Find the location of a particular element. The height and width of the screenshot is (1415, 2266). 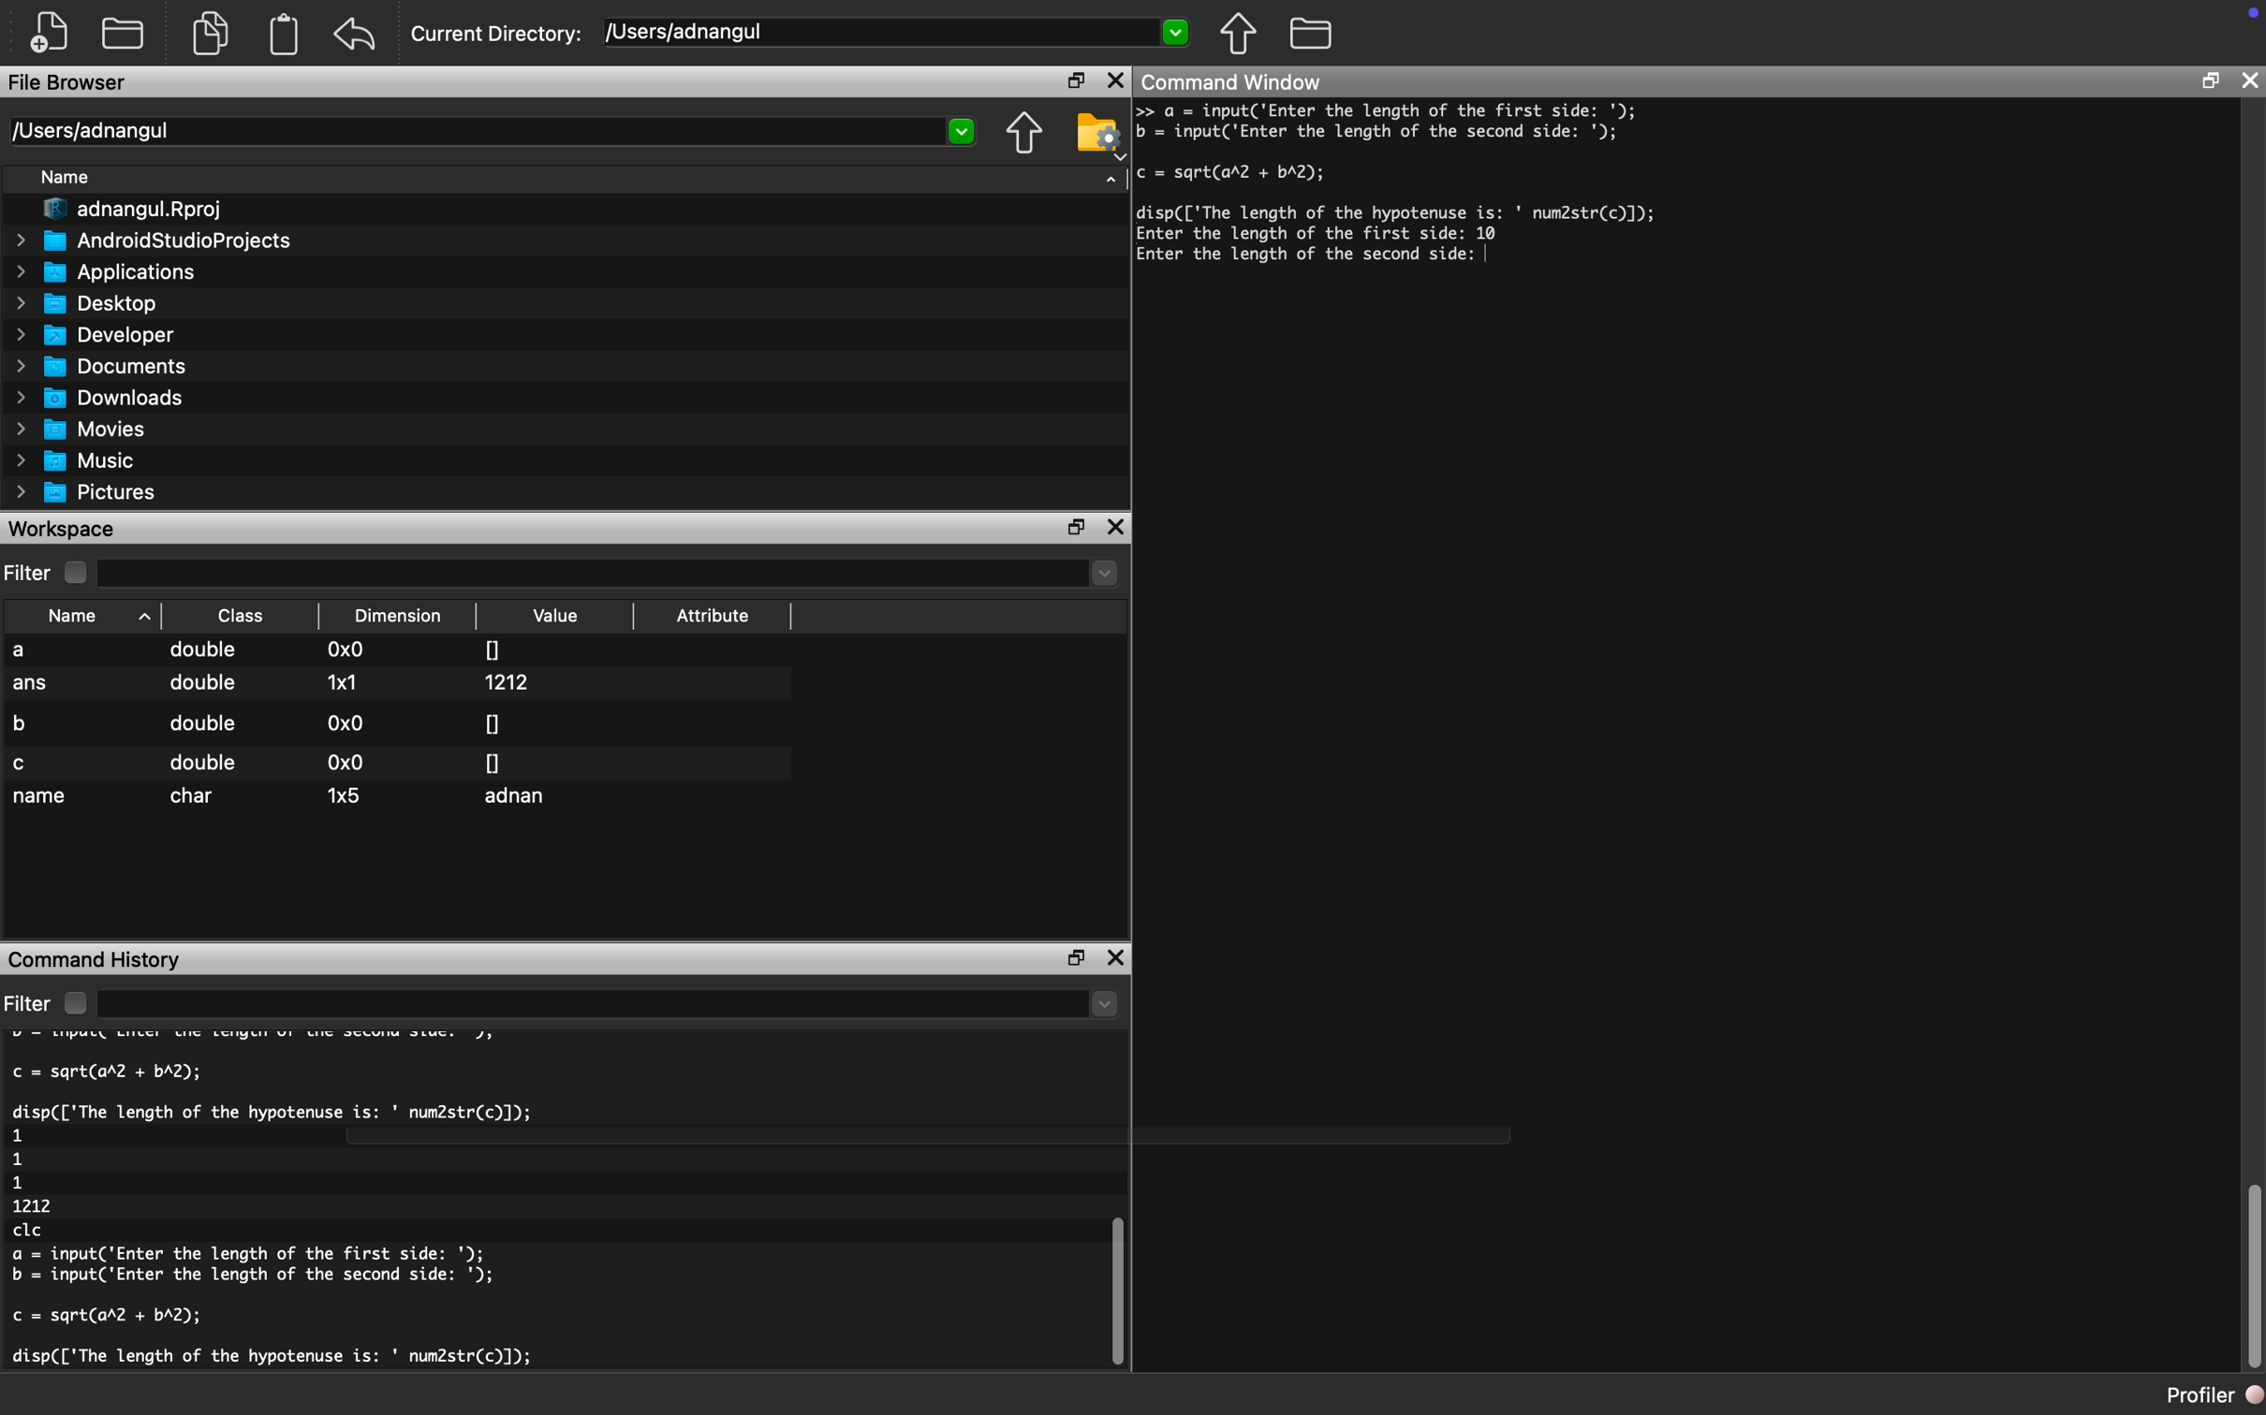

Dimension is located at coordinates (404, 616).